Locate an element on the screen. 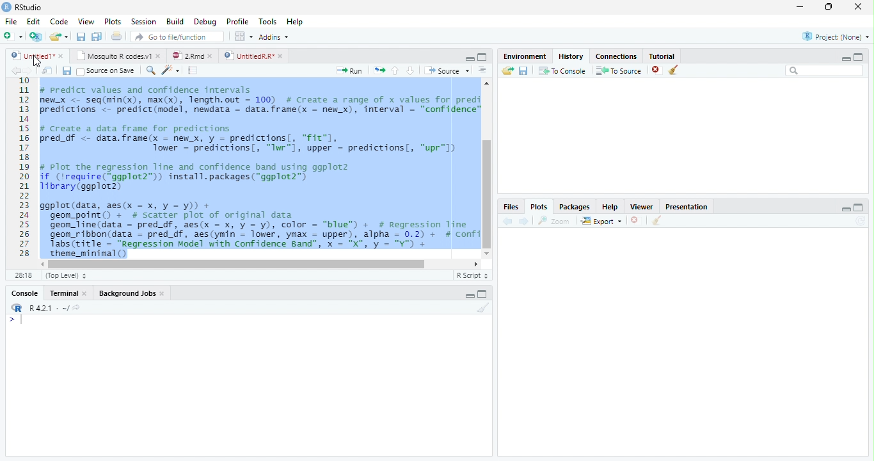  2 Rmd is located at coordinates (192, 54).